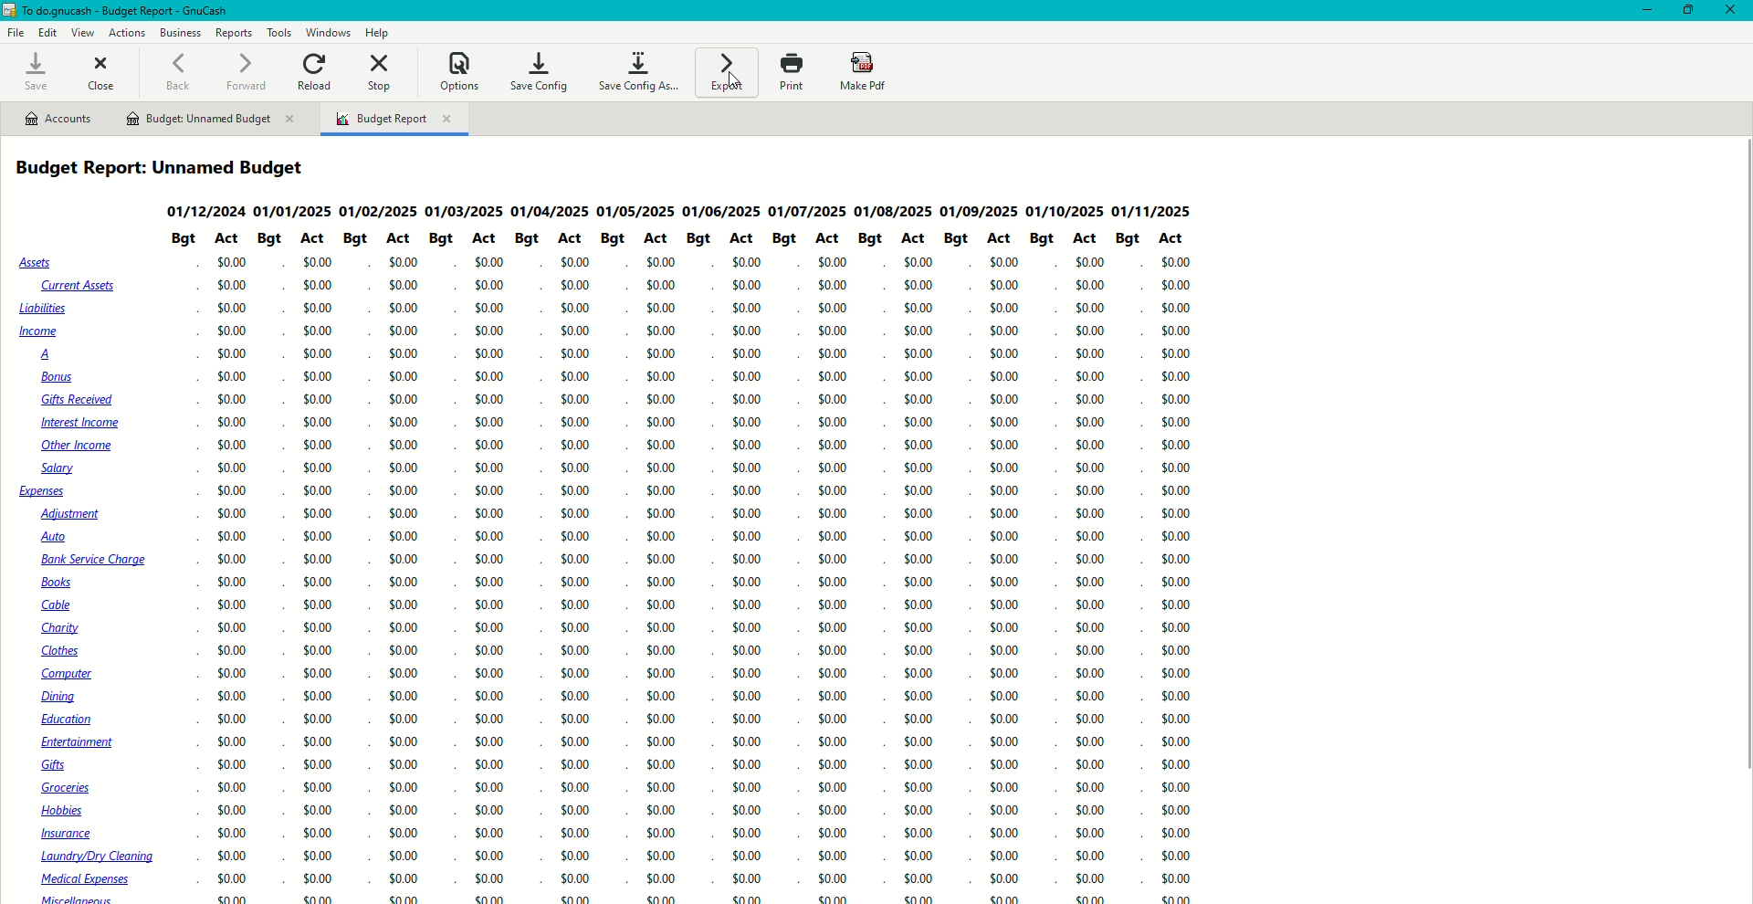  What do you see at coordinates (744, 376) in the screenshot?
I see `$0.00` at bounding box center [744, 376].